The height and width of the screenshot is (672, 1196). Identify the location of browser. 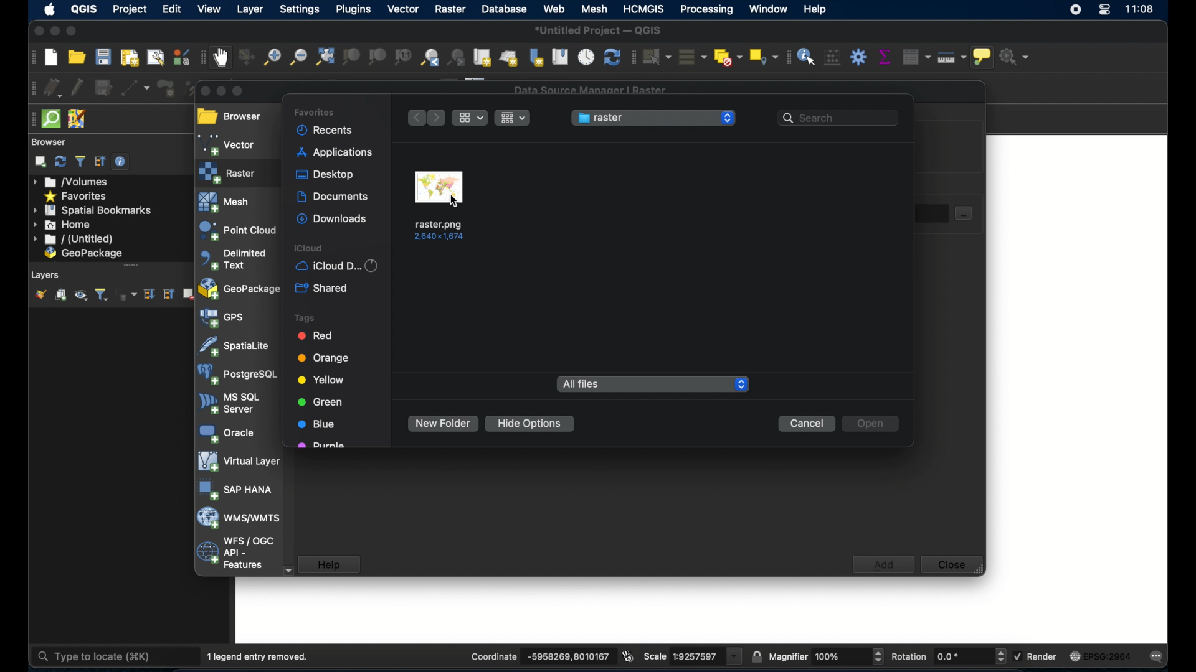
(232, 113).